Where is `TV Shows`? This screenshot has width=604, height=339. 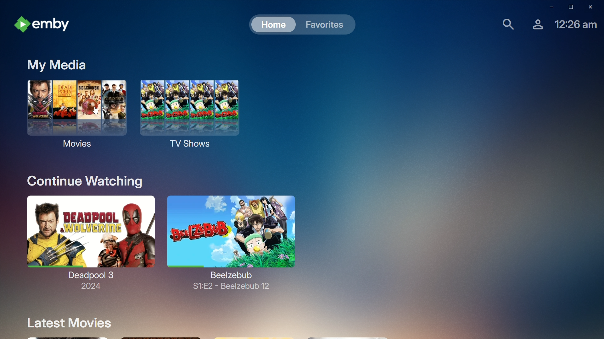
TV Shows is located at coordinates (191, 118).